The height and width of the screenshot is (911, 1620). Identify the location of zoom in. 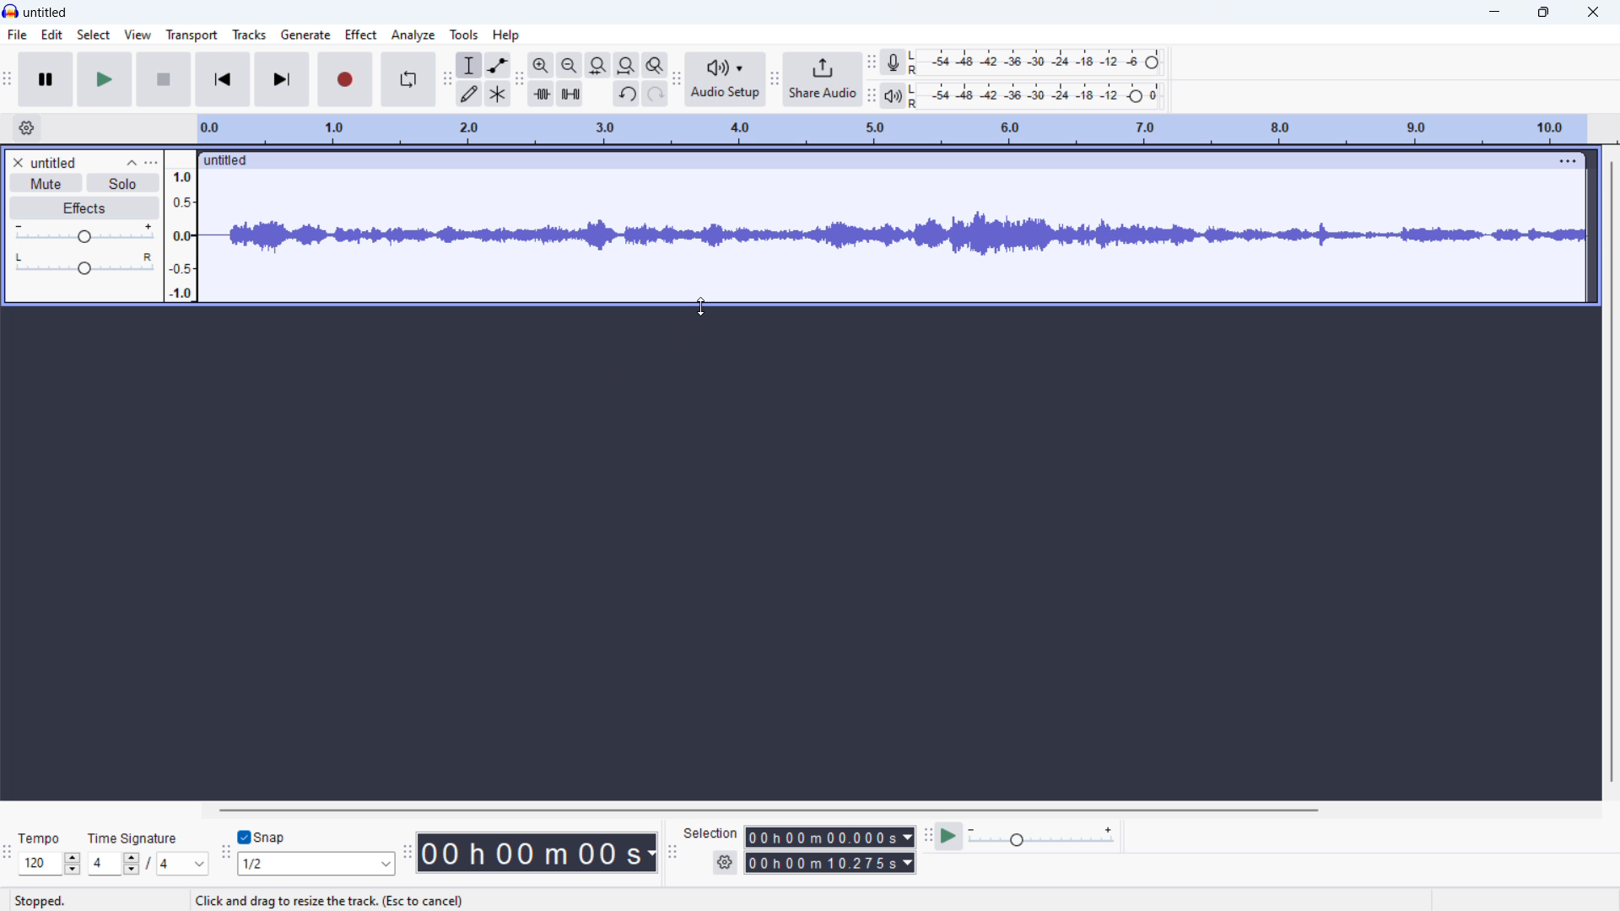
(540, 65).